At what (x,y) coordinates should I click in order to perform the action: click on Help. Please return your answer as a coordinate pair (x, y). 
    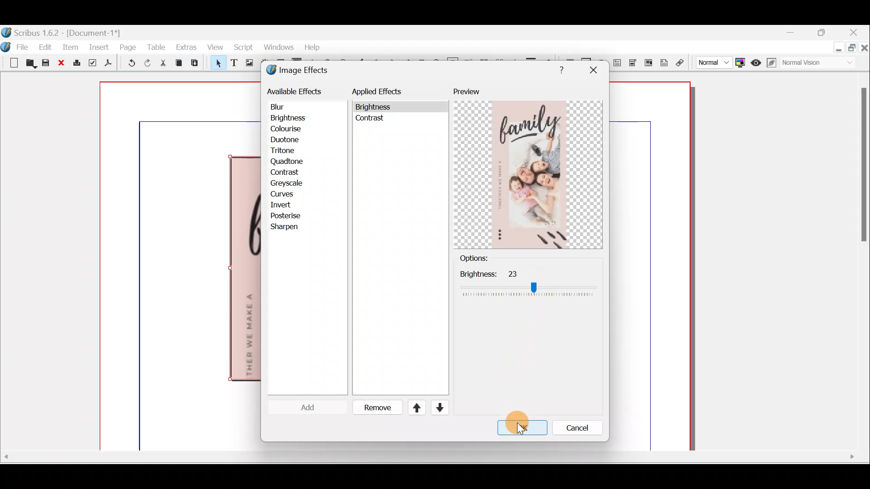
    Looking at the image, I should click on (312, 46).